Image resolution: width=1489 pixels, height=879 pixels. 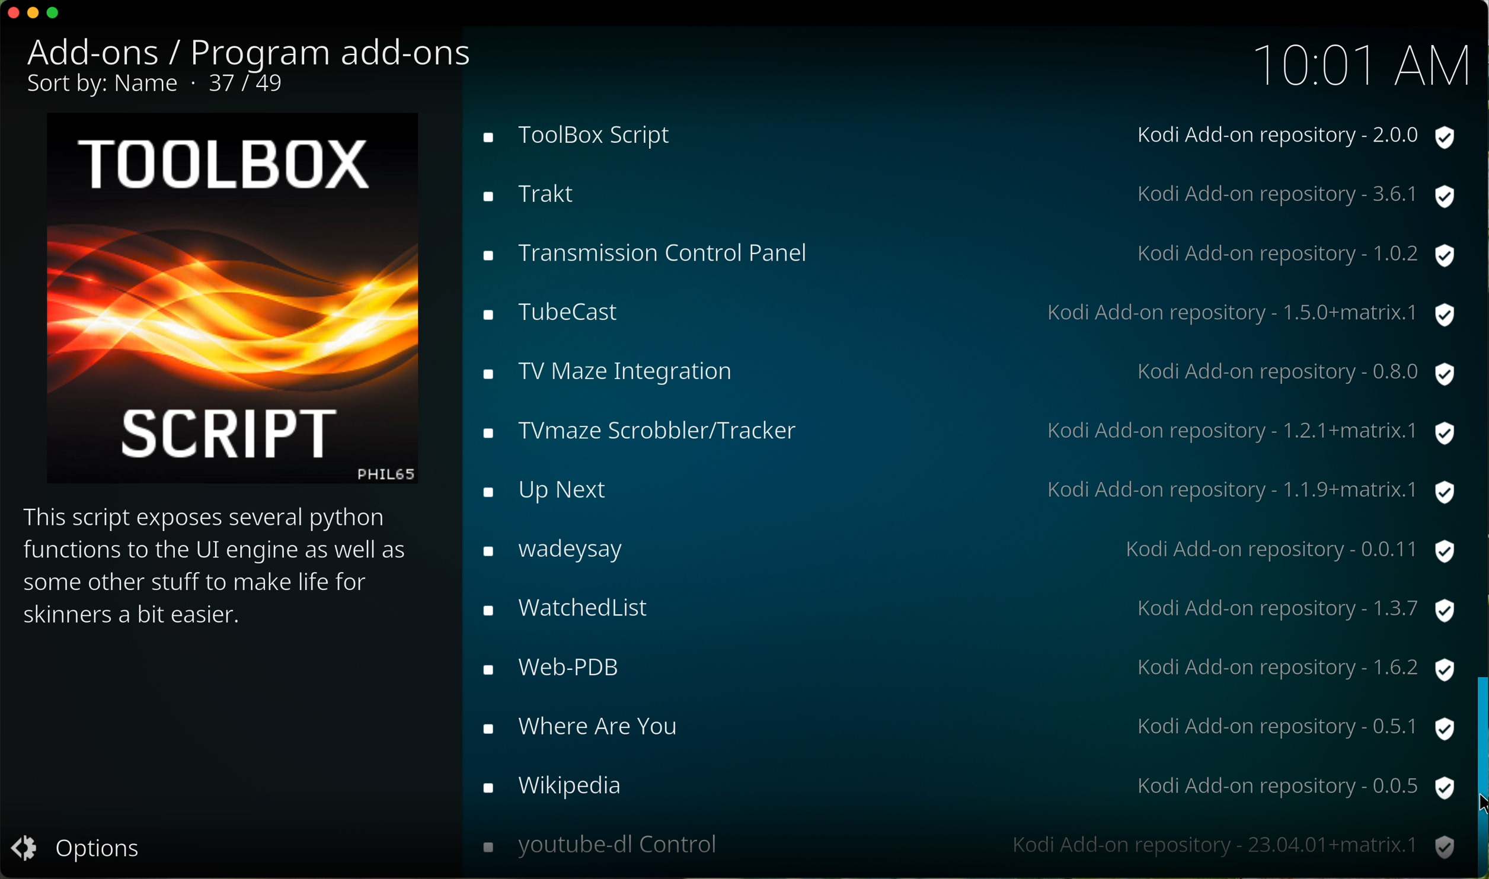 I want to click on 37/49, so click(x=252, y=84).